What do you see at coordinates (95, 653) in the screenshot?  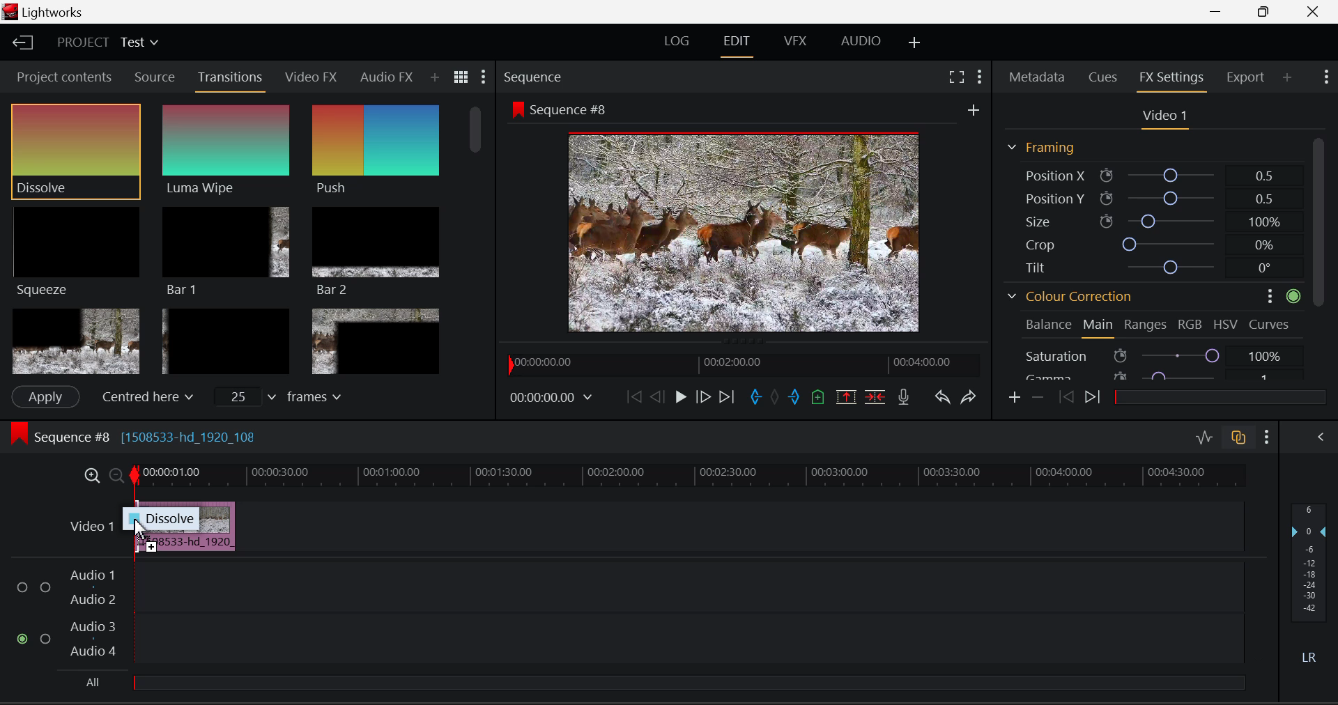 I see `Audio 4` at bounding box center [95, 653].